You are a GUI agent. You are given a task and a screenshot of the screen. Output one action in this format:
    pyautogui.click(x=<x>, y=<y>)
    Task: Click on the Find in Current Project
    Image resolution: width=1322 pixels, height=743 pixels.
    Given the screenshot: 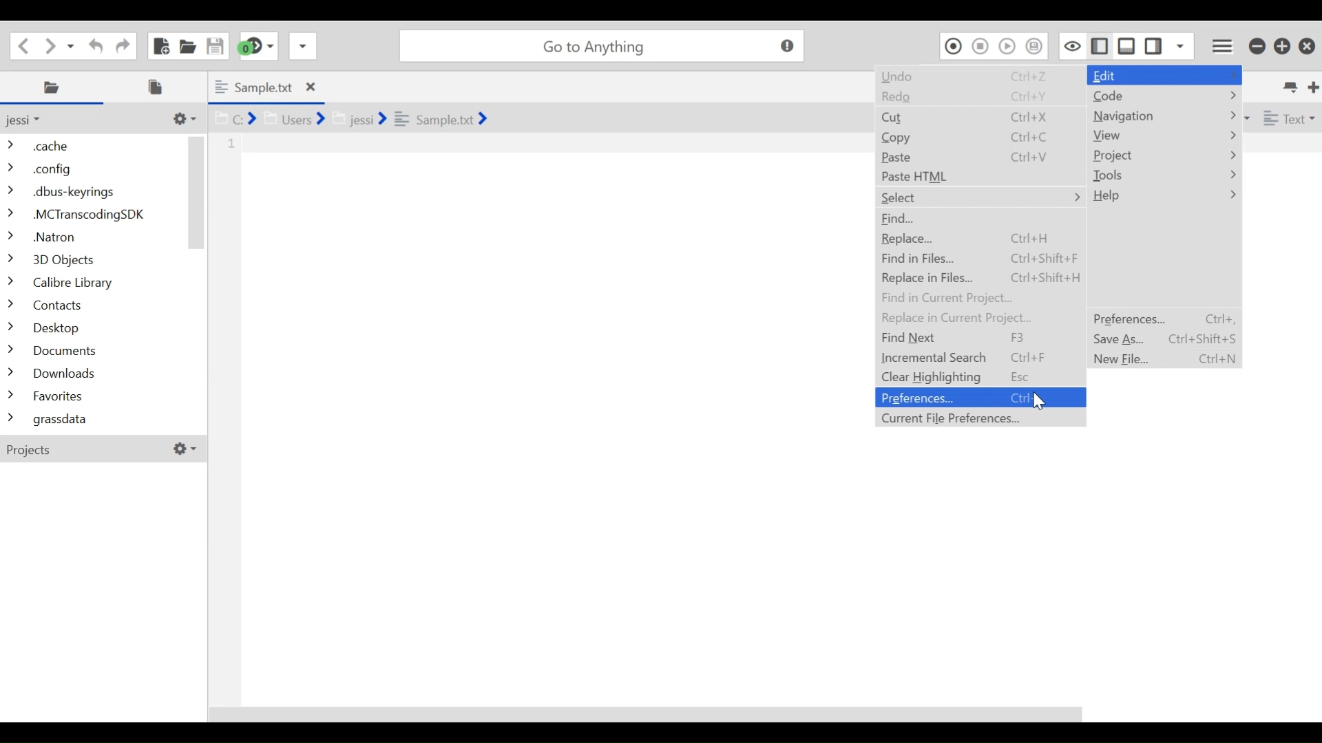 What is the action you would take?
    pyautogui.click(x=977, y=297)
    